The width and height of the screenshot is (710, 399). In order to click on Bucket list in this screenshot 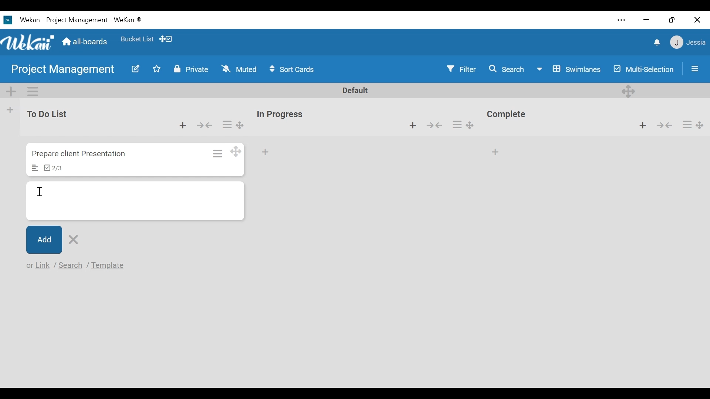, I will do `click(137, 41)`.